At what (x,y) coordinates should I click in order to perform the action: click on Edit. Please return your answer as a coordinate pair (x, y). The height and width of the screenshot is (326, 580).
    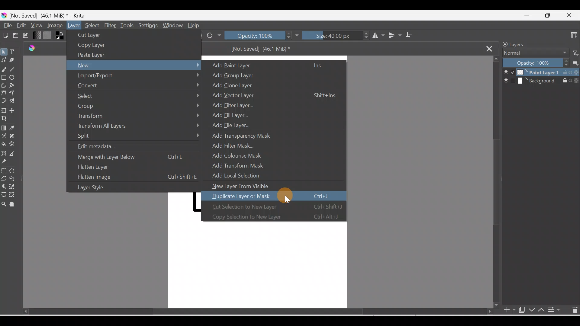
    Looking at the image, I should click on (20, 25).